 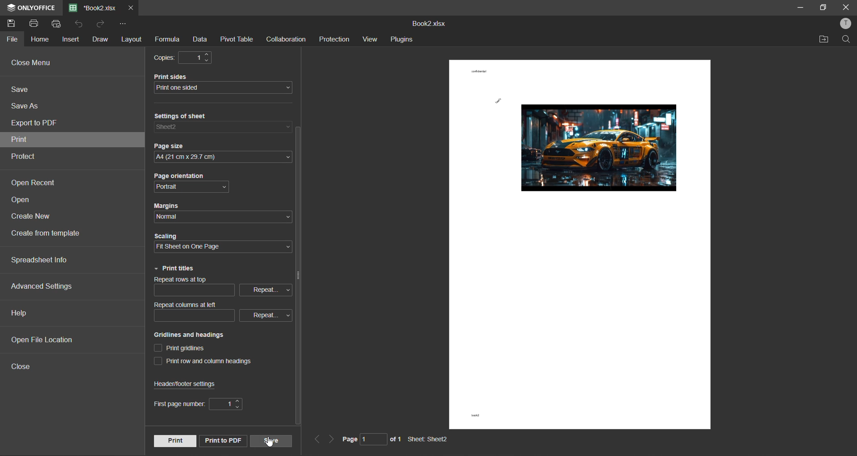 I want to click on Margins, so click(x=171, y=205).